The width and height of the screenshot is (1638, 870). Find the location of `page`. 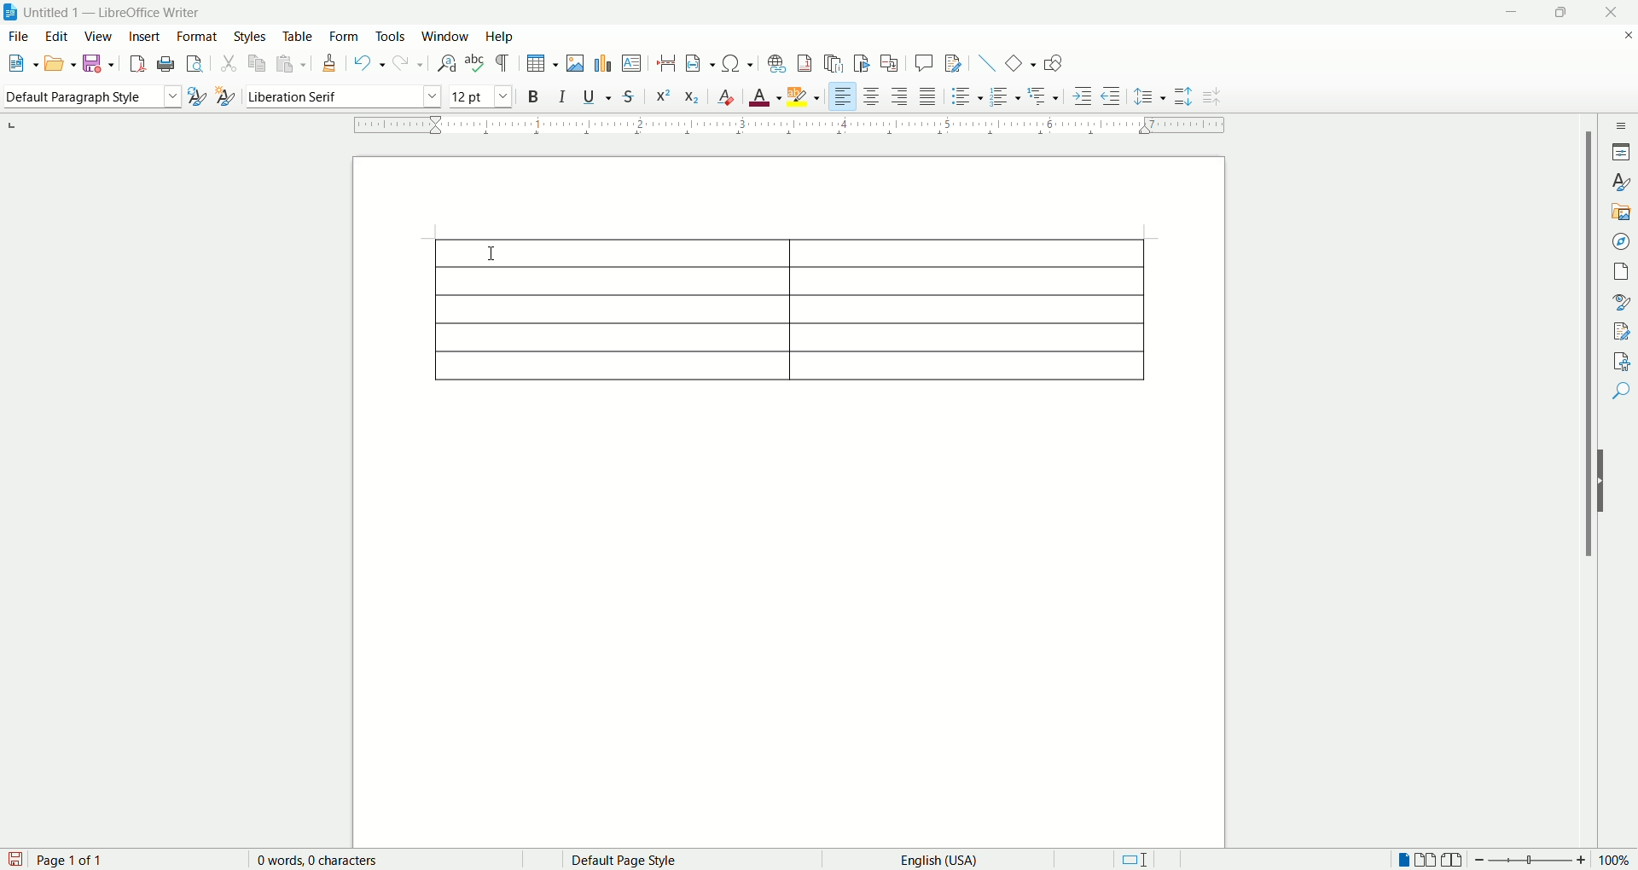

page is located at coordinates (789, 496).